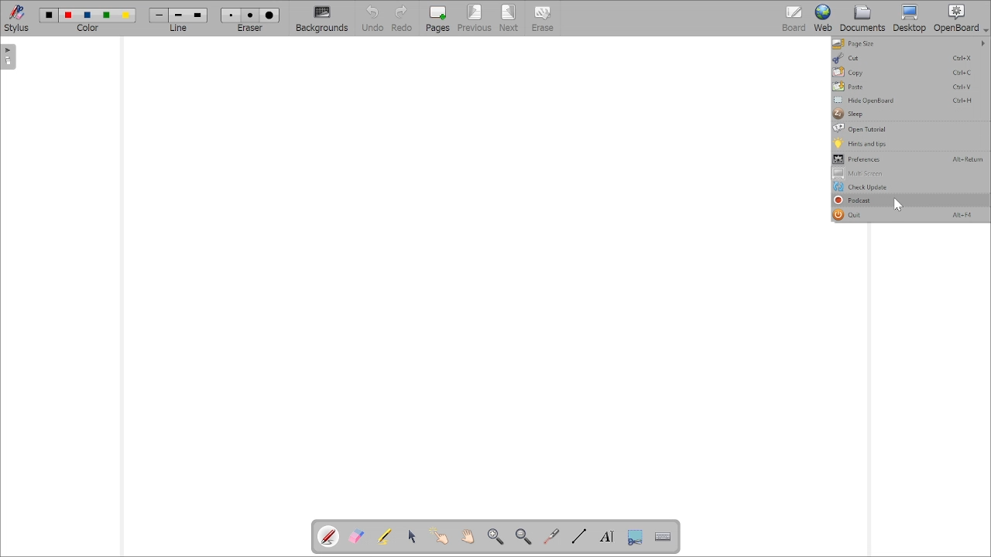 The image size is (991, 557). What do you see at coordinates (177, 15) in the screenshot?
I see `line2` at bounding box center [177, 15].